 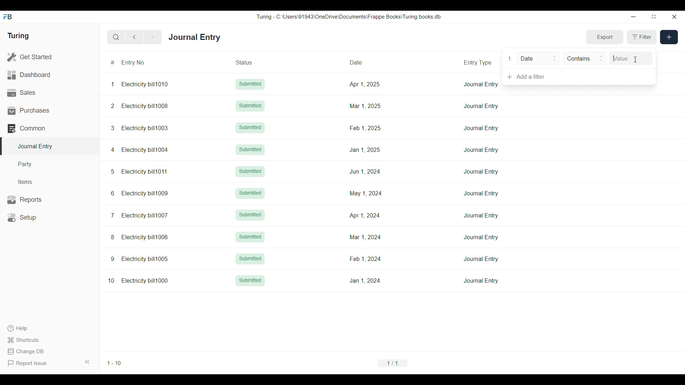 I want to click on Items, so click(x=50, y=182).